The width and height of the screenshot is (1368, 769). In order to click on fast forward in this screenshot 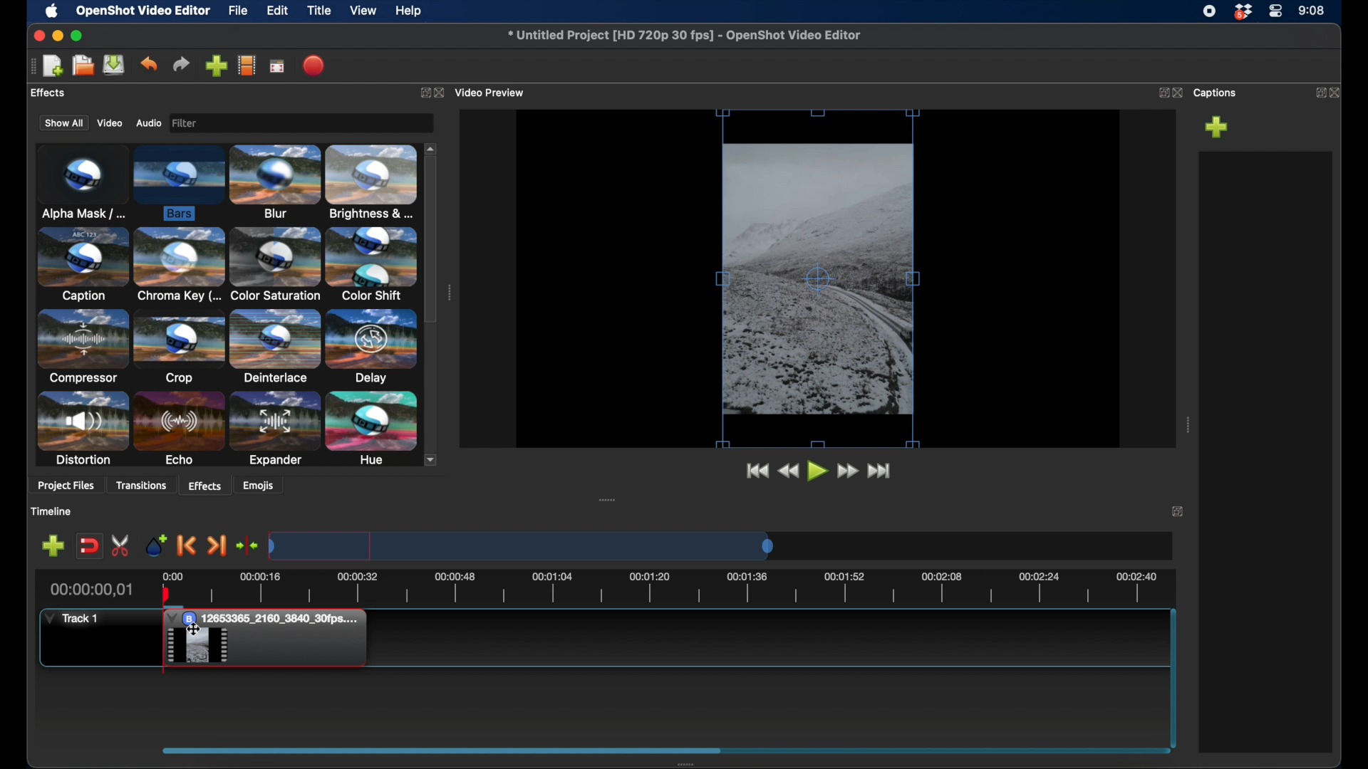, I will do `click(849, 471)`.